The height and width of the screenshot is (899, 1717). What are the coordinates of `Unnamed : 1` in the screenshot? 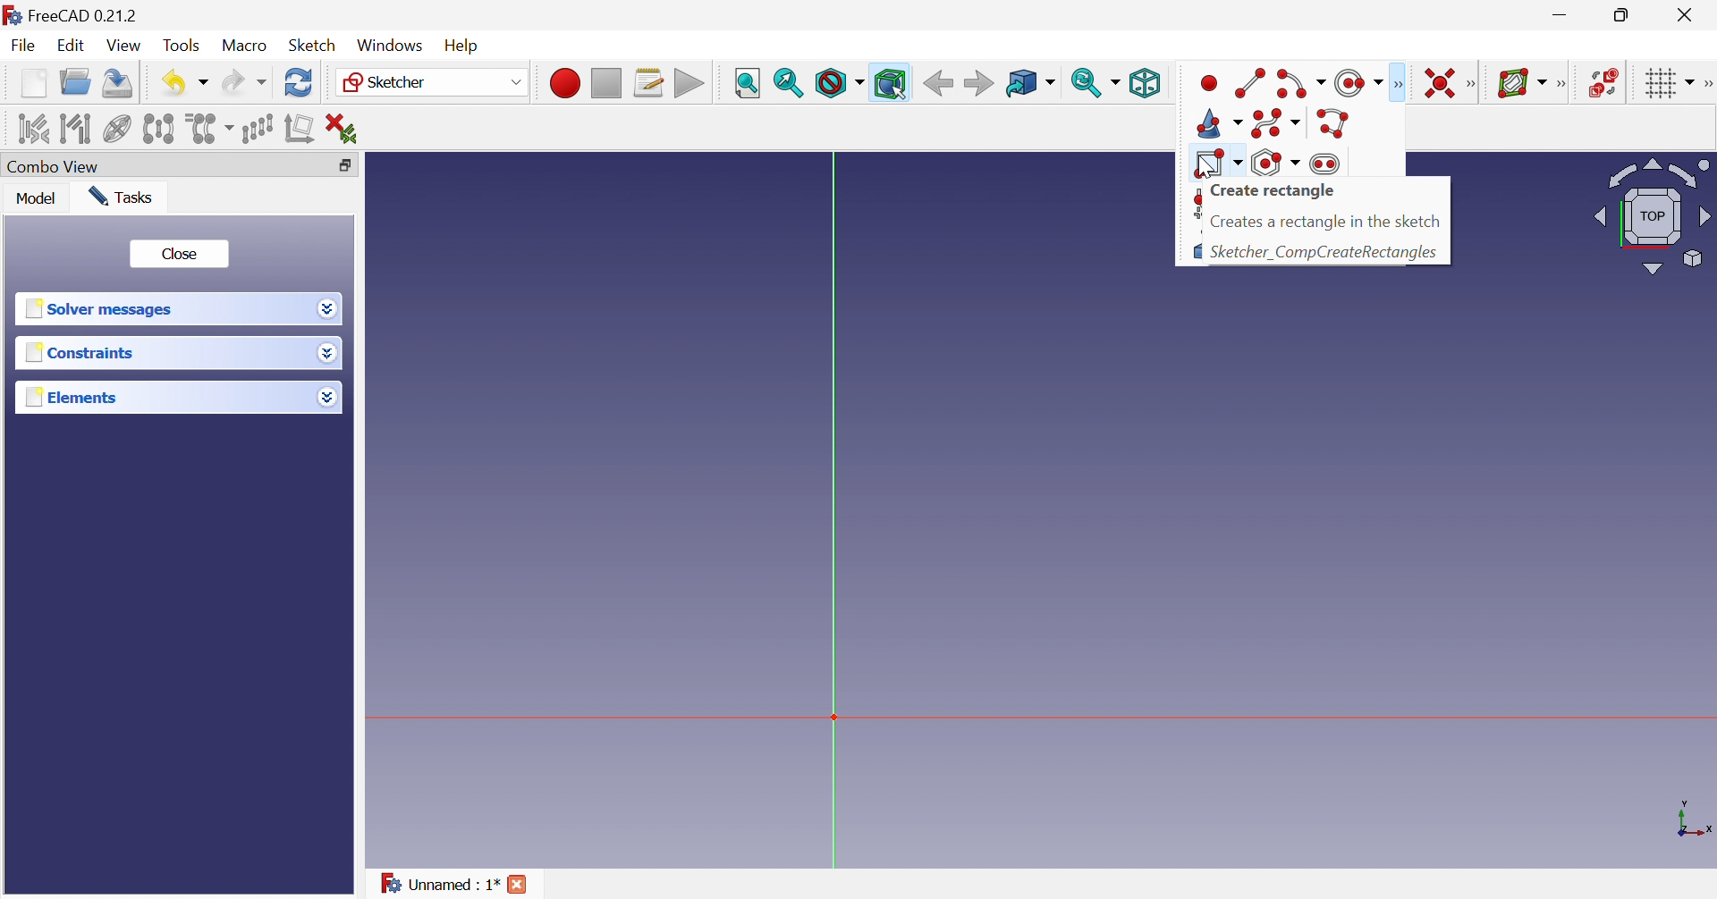 It's located at (439, 884).